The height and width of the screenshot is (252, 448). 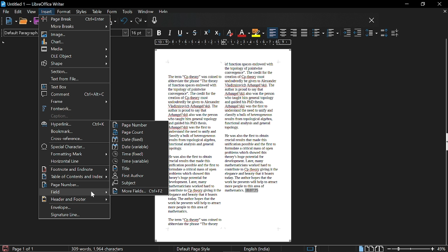 I want to click on Close, so click(x=439, y=4).